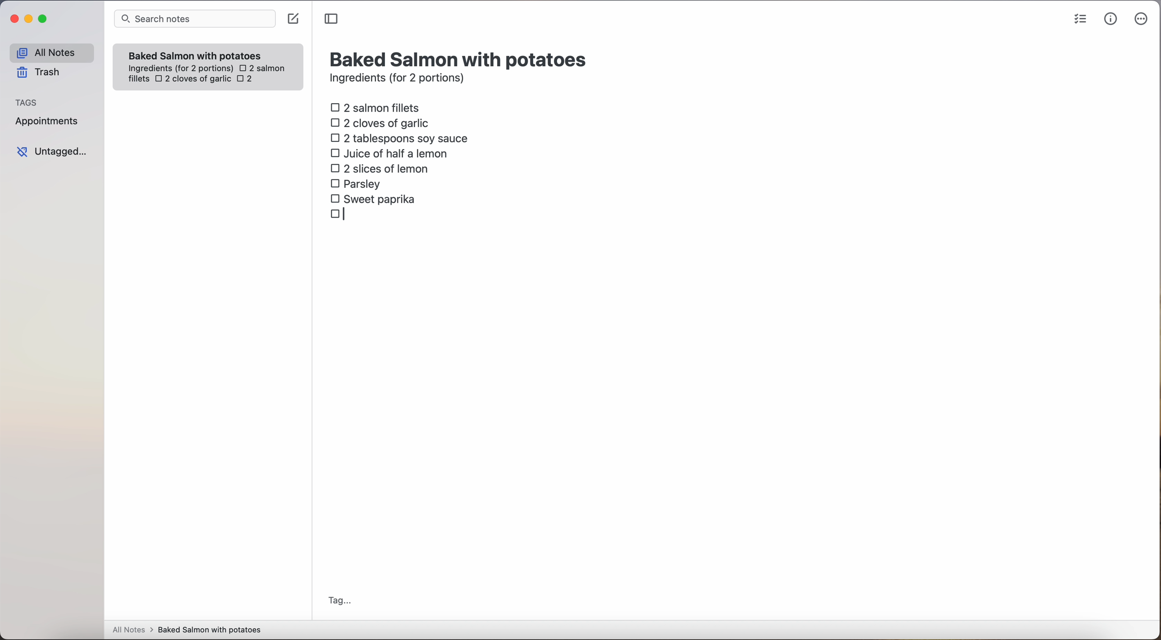  Describe the element at coordinates (48, 119) in the screenshot. I see `appointments tag` at that location.